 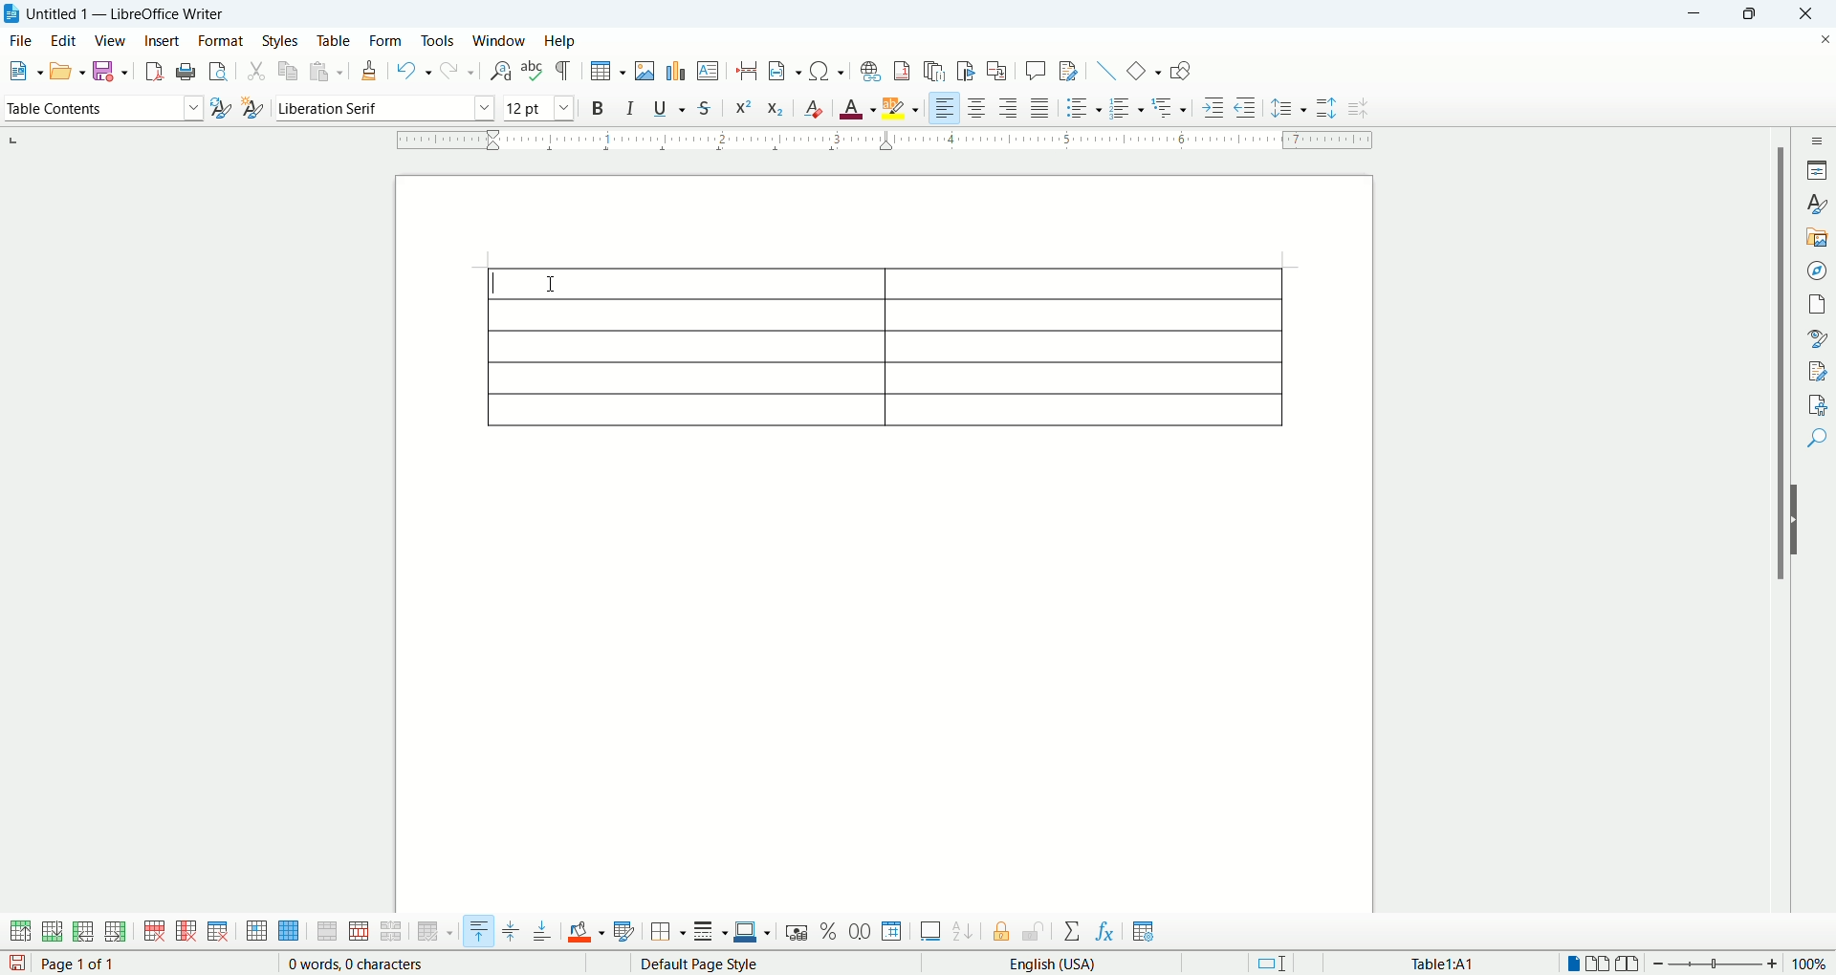 I want to click on delete table, so click(x=218, y=931).